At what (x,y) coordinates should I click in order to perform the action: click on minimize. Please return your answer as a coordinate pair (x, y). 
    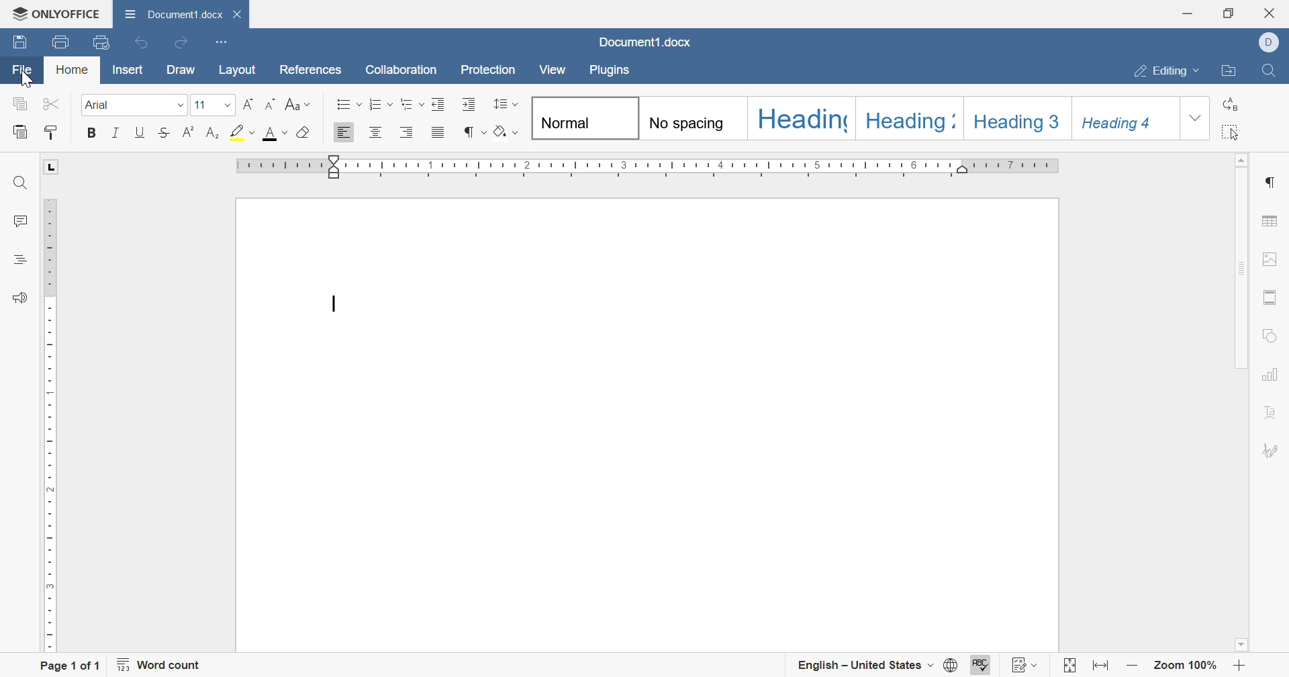
    Looking at the image, I should click on (1192, 11).